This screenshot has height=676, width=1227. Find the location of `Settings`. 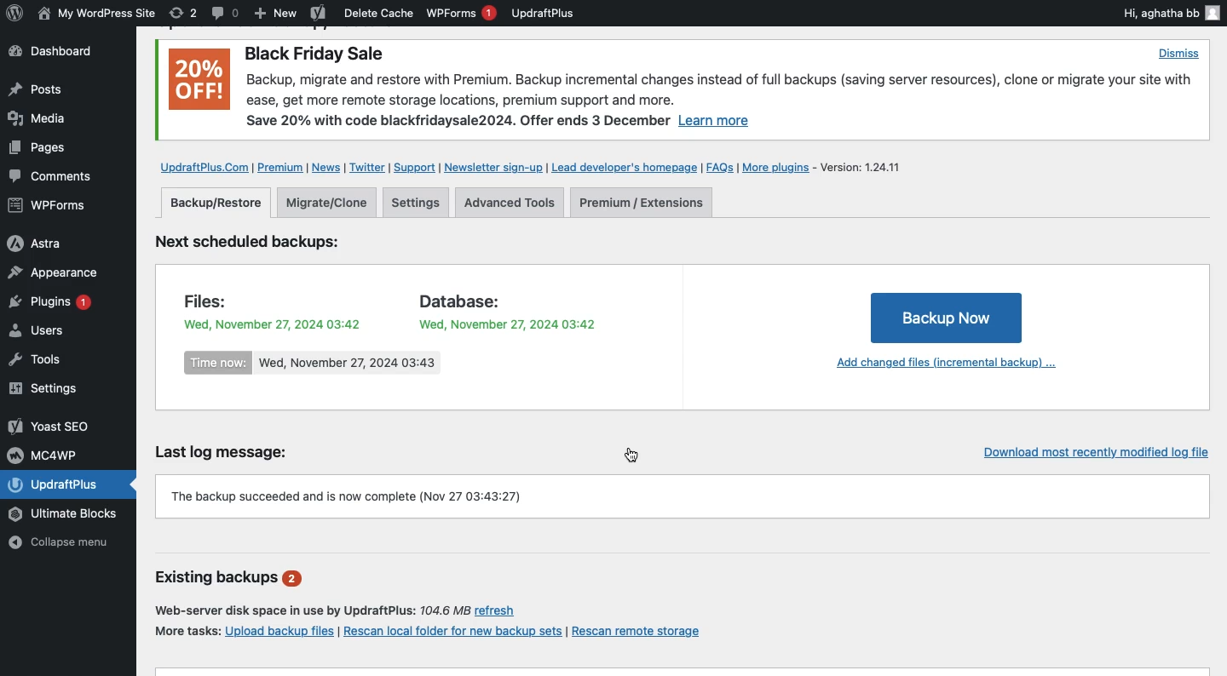

Settings is located at coordinates (49, 389).